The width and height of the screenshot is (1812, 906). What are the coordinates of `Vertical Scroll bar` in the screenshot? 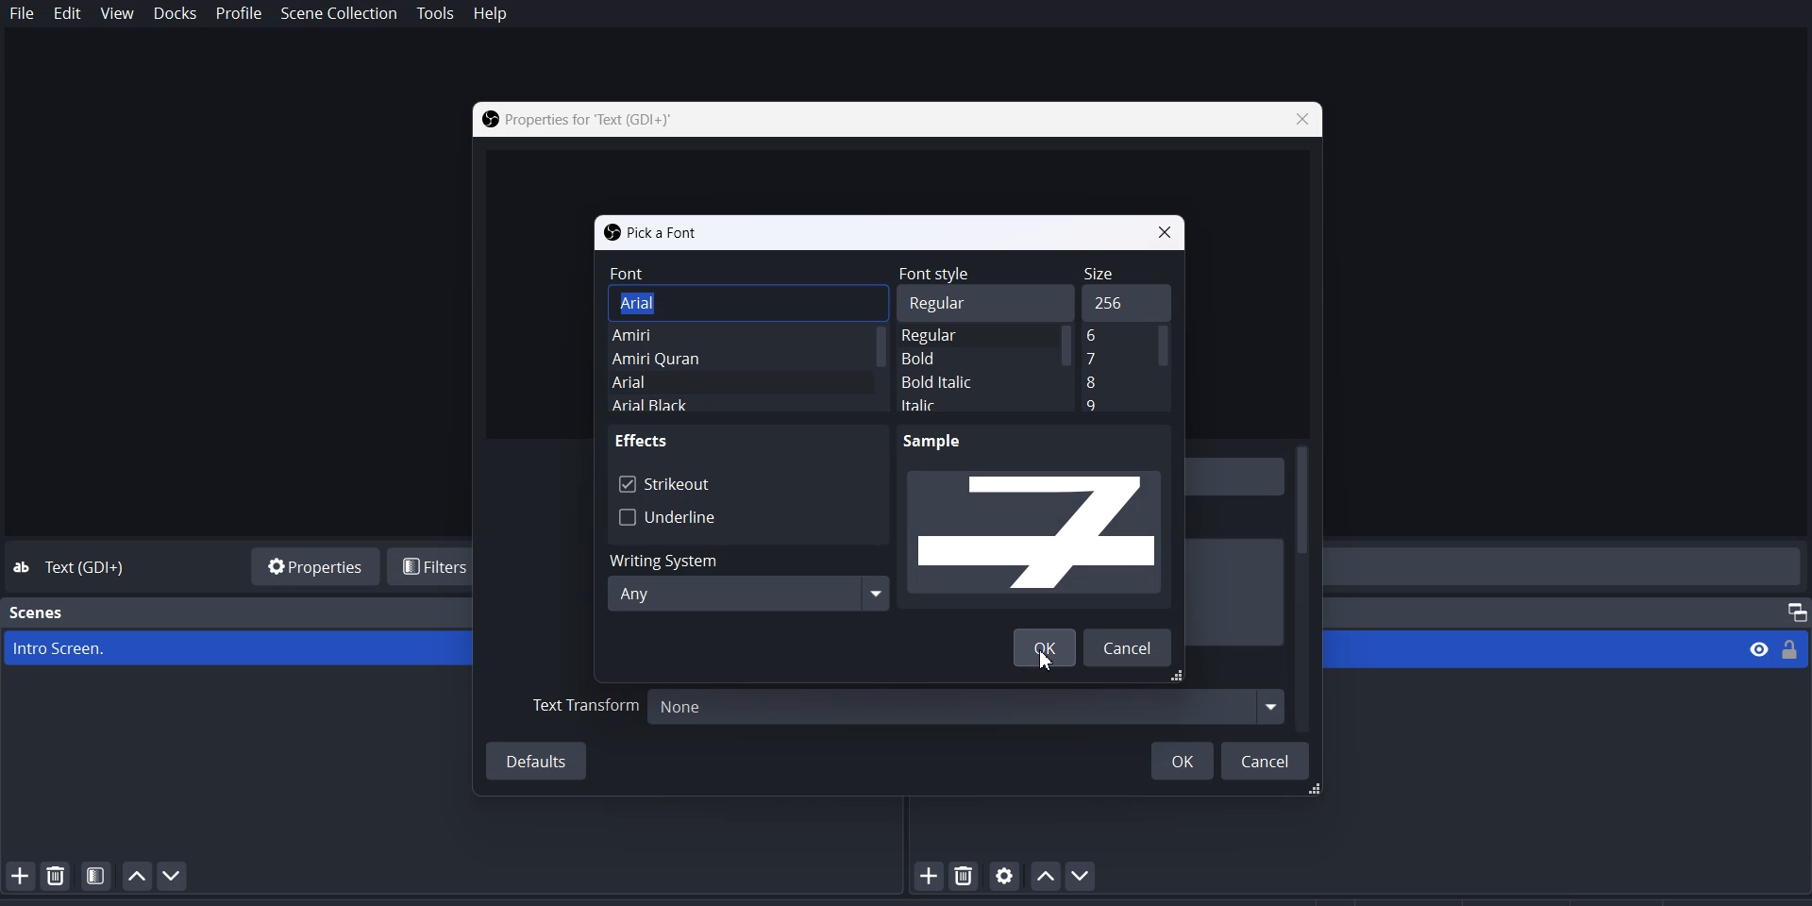 It's located at (1068, 368).